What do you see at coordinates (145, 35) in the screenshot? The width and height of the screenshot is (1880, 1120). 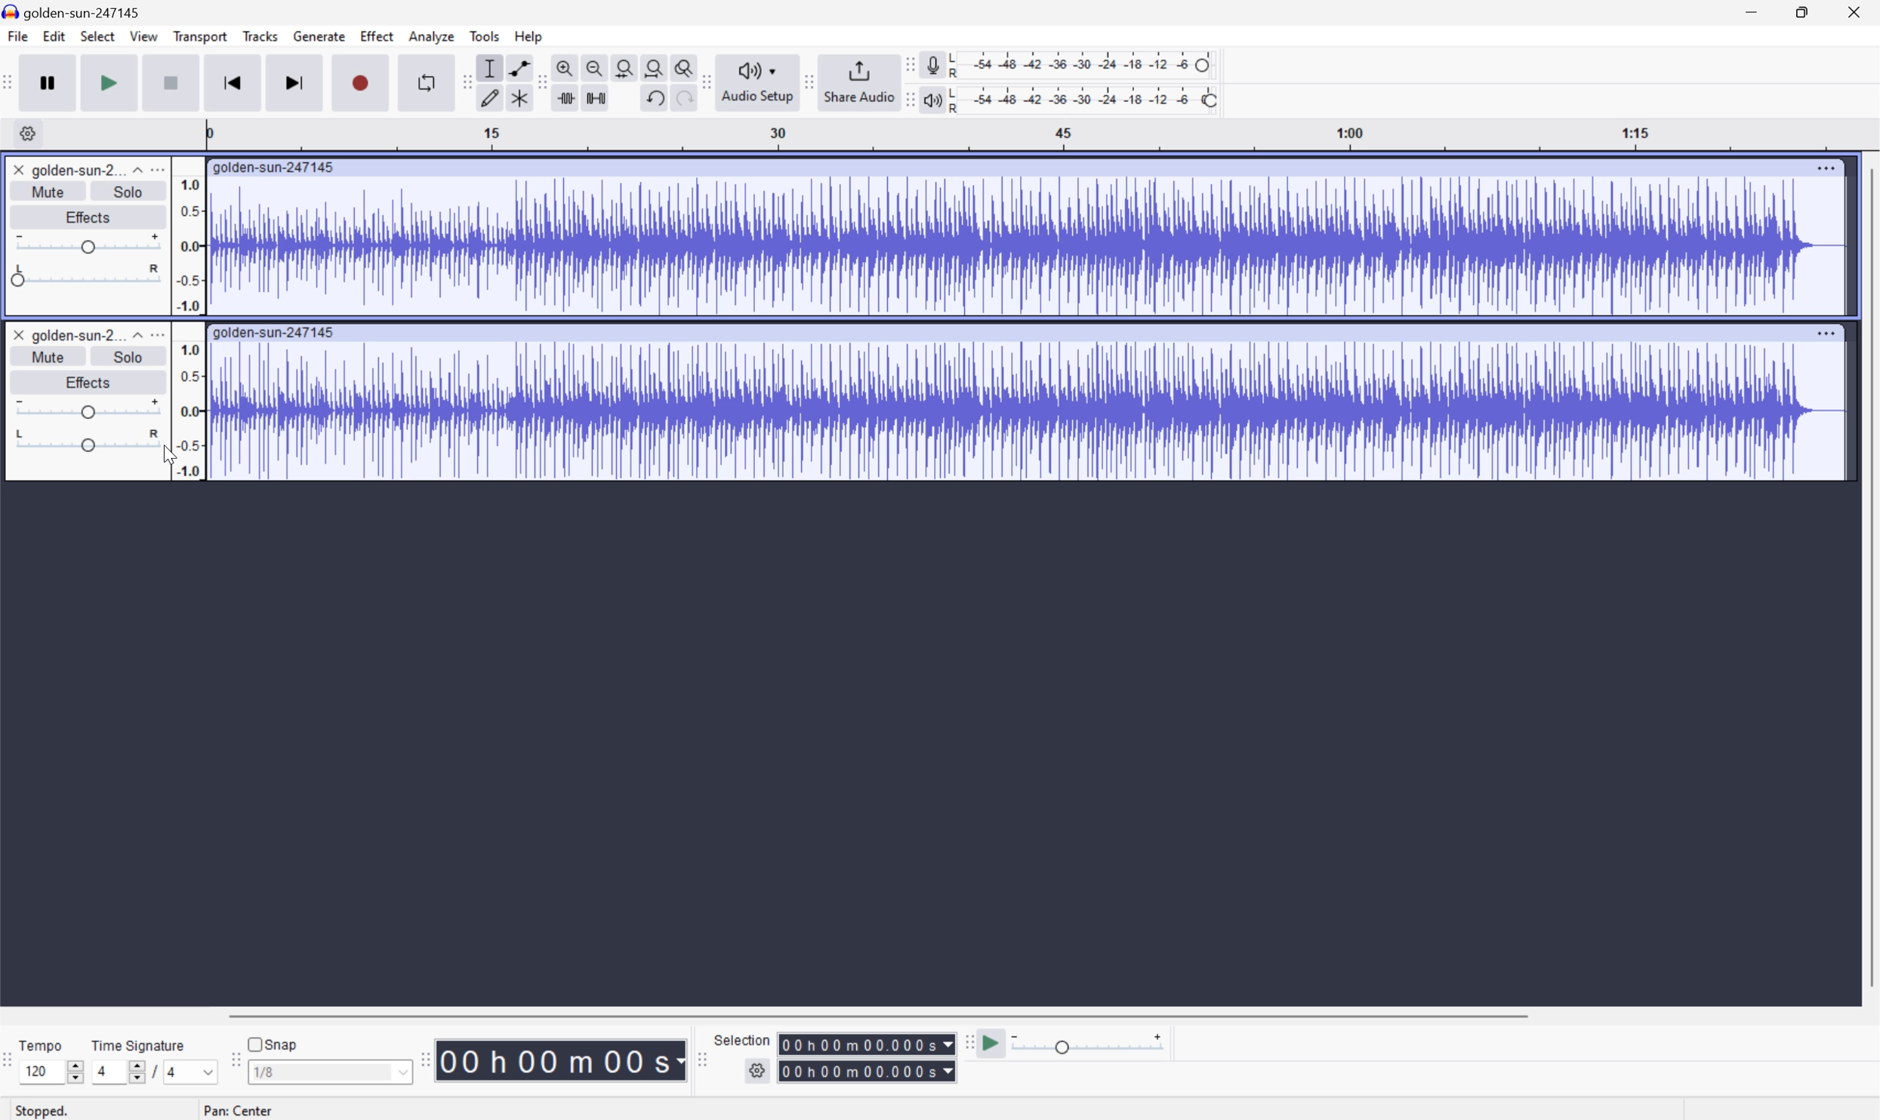 I see `View` at bounding box center [145, 35].